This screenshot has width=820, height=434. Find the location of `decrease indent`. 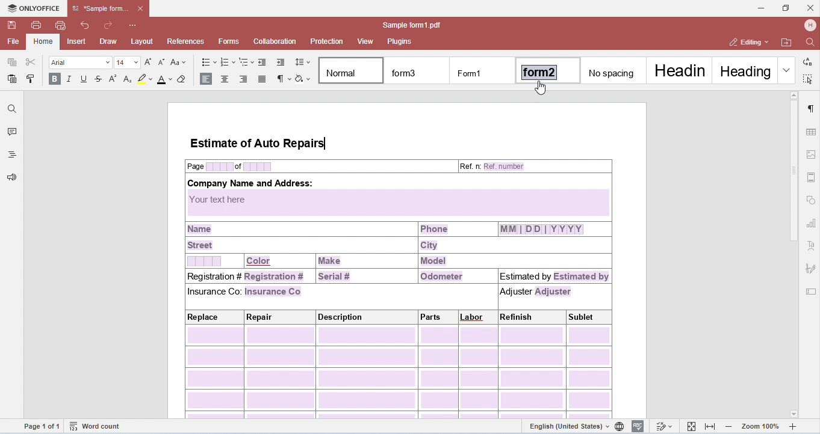

decrease indent is located at coordinates (263, 63).